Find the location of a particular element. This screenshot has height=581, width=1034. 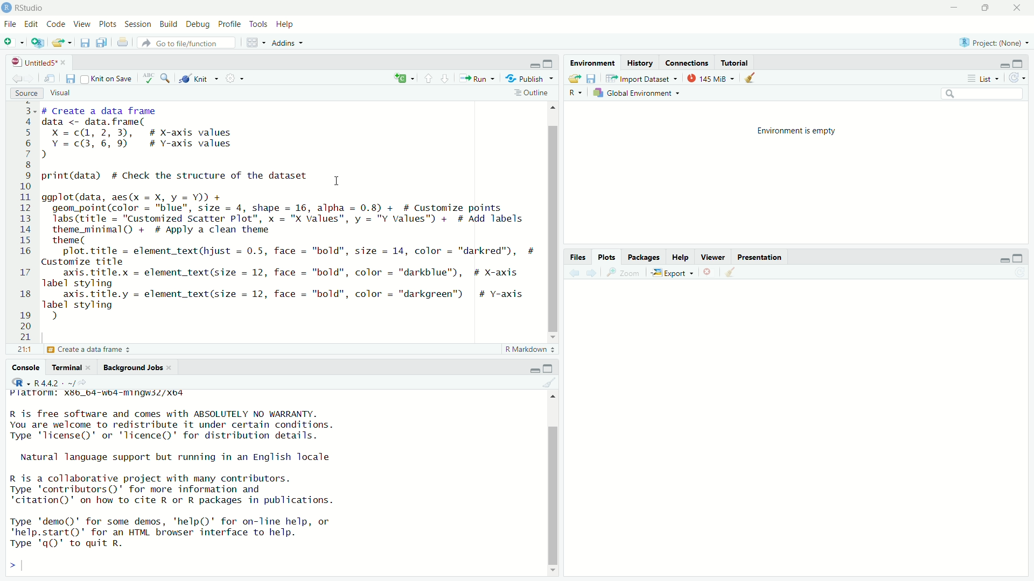

Plots is located at coordinates (607, 258).